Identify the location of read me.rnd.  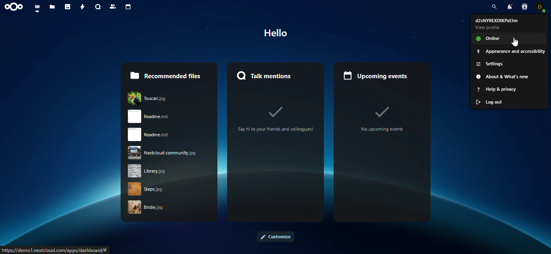
(162, 116).